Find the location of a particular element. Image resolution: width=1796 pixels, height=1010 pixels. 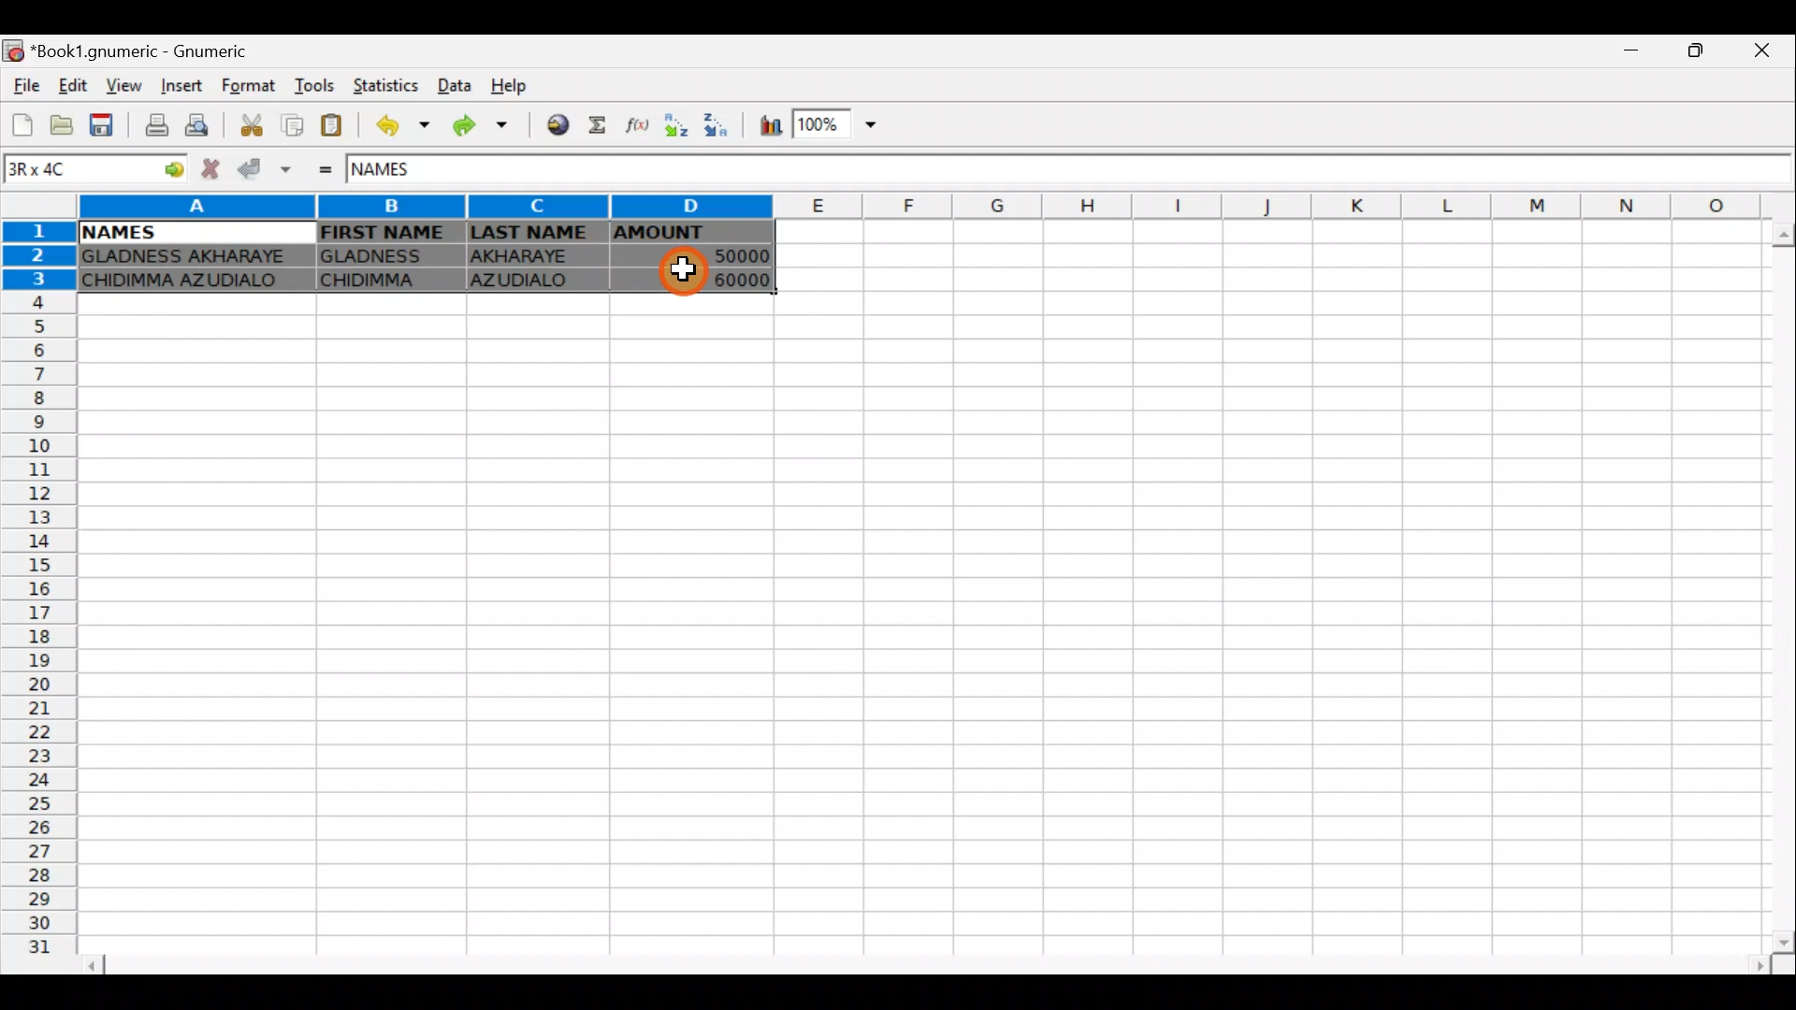

60000 is located at coordinates (723, 279).